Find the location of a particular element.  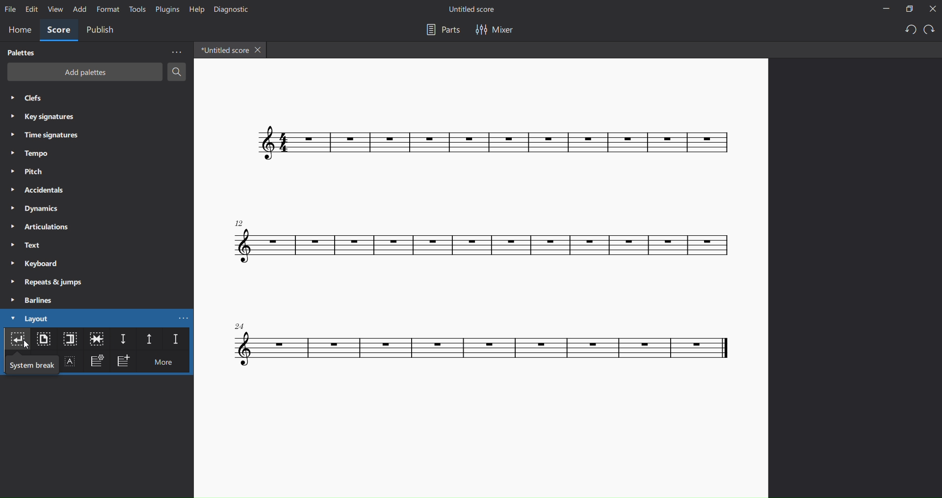

tools is located at coordinates (136, 10).